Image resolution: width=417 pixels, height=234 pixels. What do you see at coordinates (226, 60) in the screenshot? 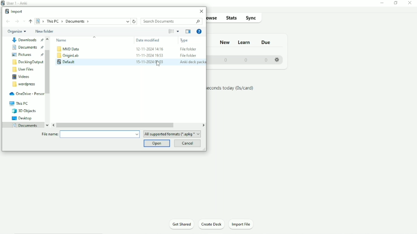
I see `0` at bounding box center [226, 60].